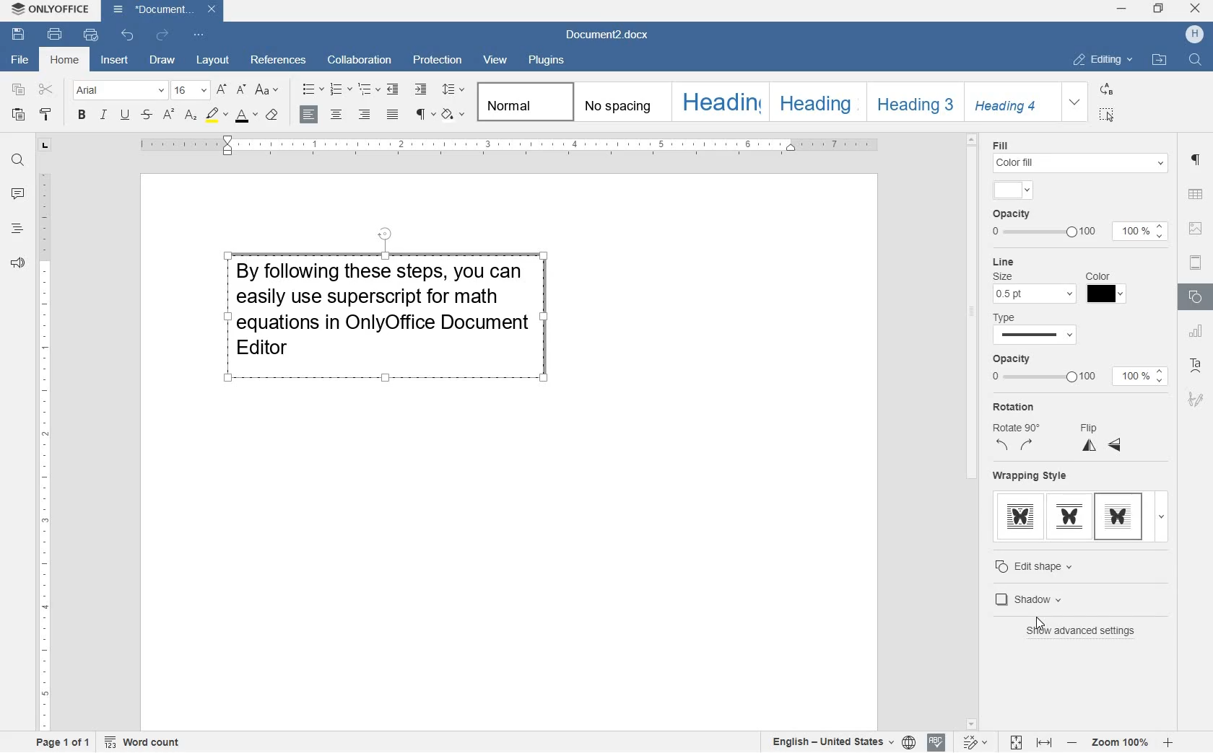  Describe the element at coordinates (213, 61) in the screenshot. I see `layout` at that location.